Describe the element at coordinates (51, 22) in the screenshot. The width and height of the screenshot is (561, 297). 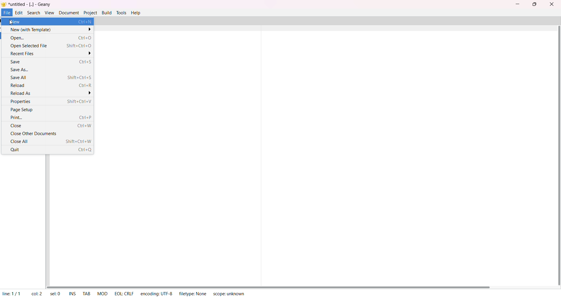
I see `new   Ctrl+N` at that location.